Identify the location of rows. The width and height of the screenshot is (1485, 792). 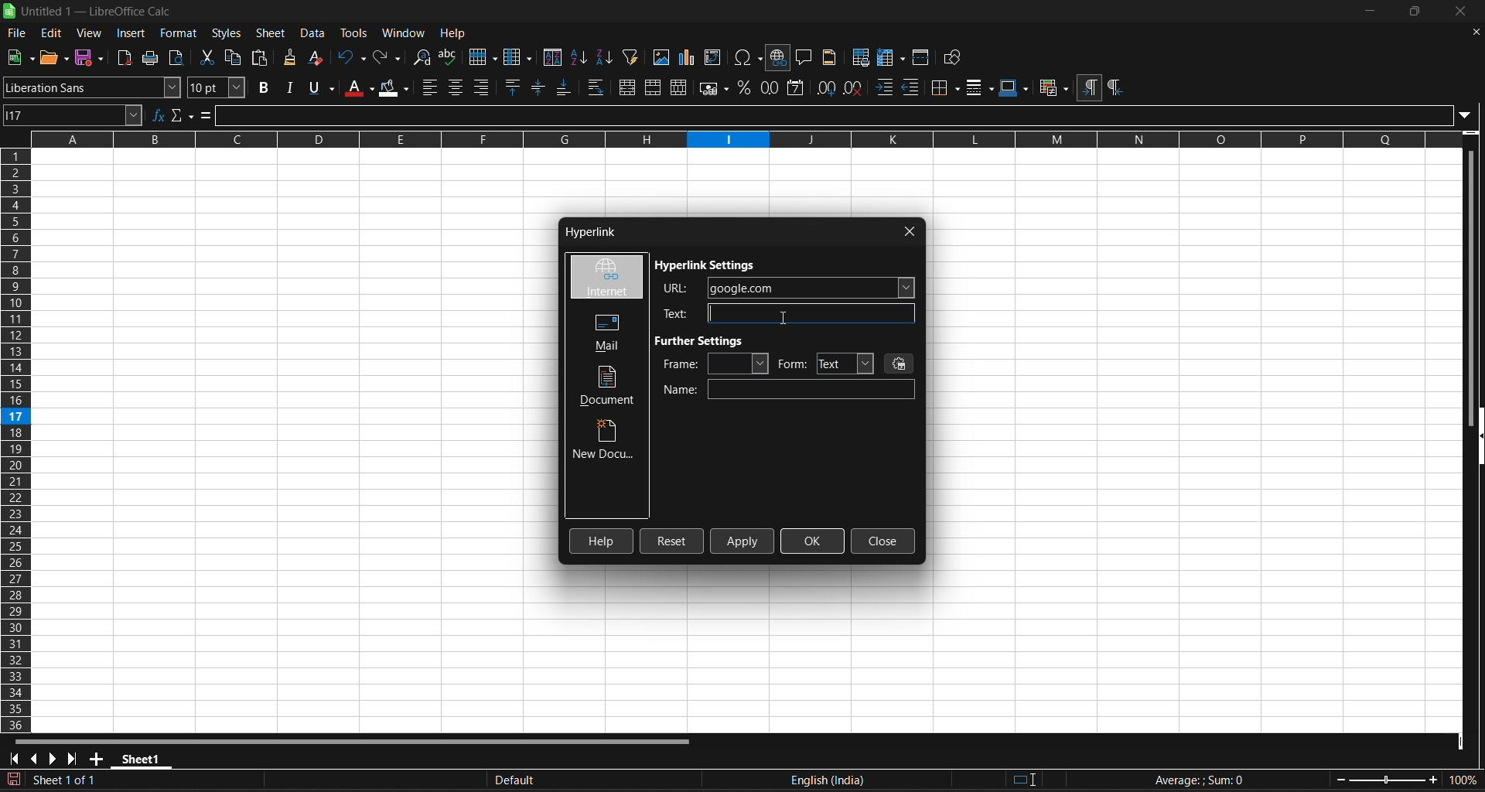
(736, 145).